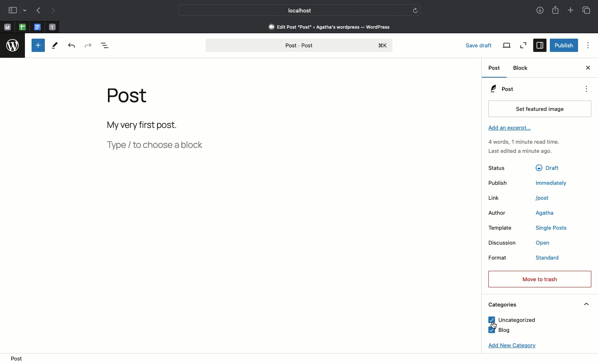  What do you see at coordinates (545, 214) in the screenshot?
I see `agatha` at bounding box center [545, 214].